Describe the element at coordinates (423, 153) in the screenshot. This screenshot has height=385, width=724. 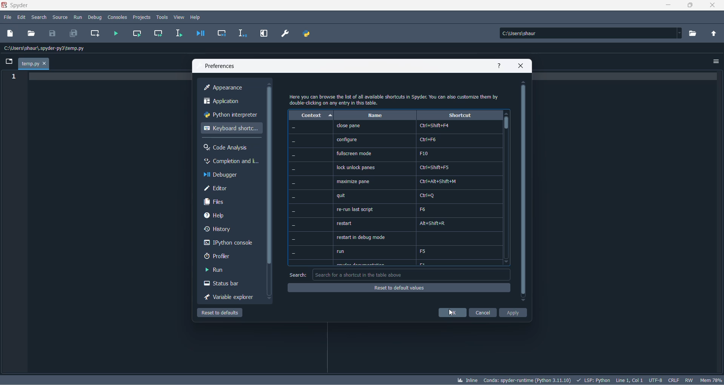
I see `F10` at that location.